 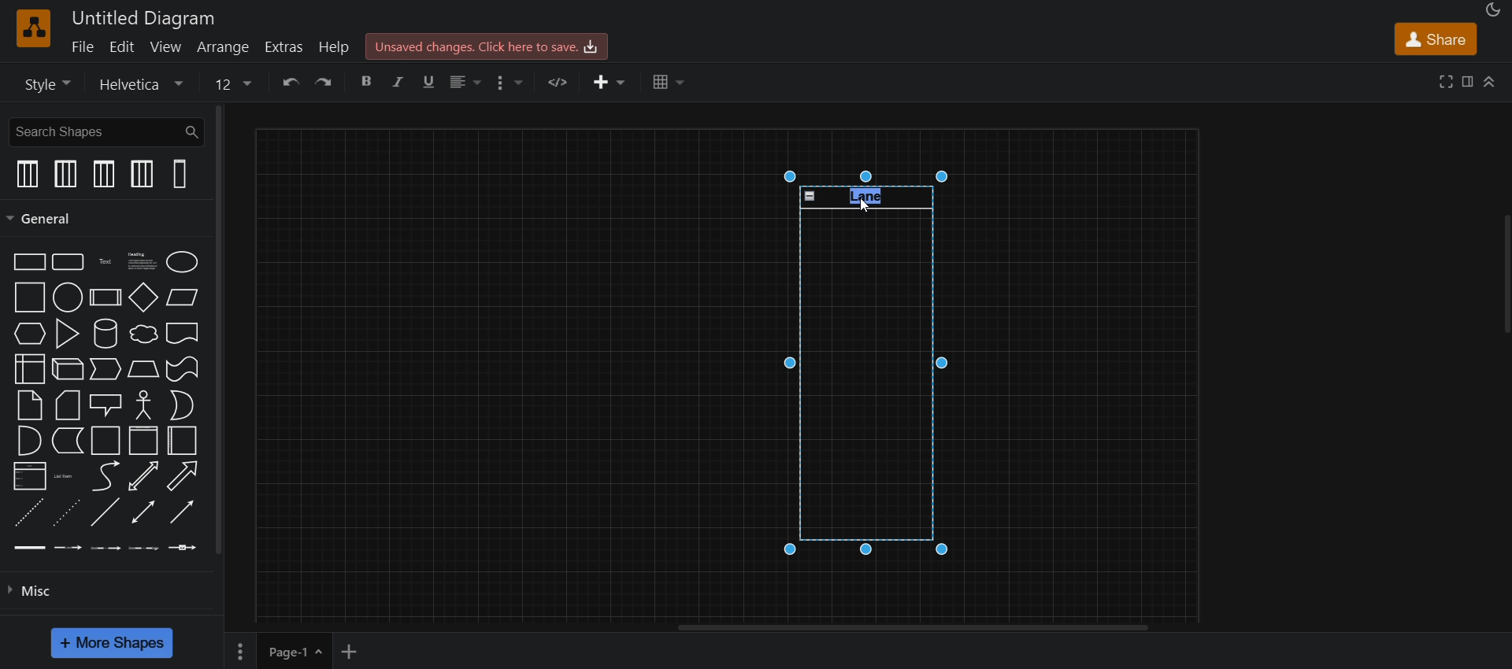 I want to click on line, so click(x=105, y=512).